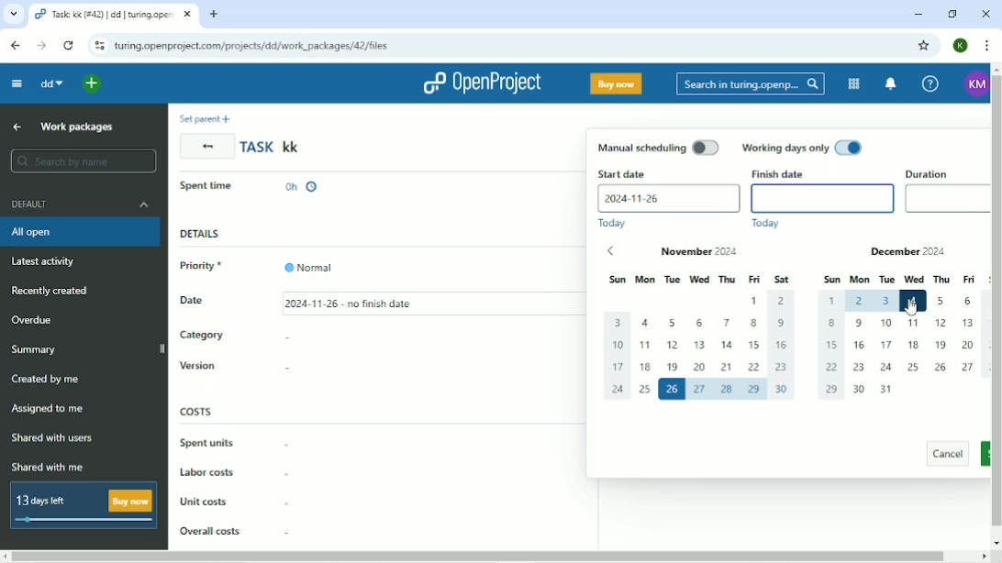  What do you see at coordinates (917, 306) in the screenshot?
I see `cursor` at bounding box center [917, 306].